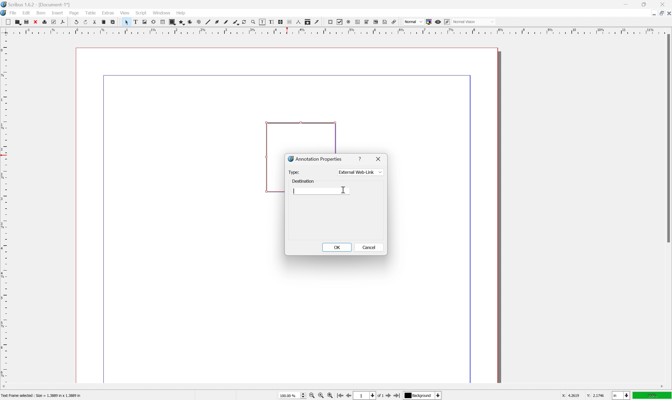  What do you see at coordinates (199, 22) in the screenshot?
I see `spiral` at bounding box center [199, 22].